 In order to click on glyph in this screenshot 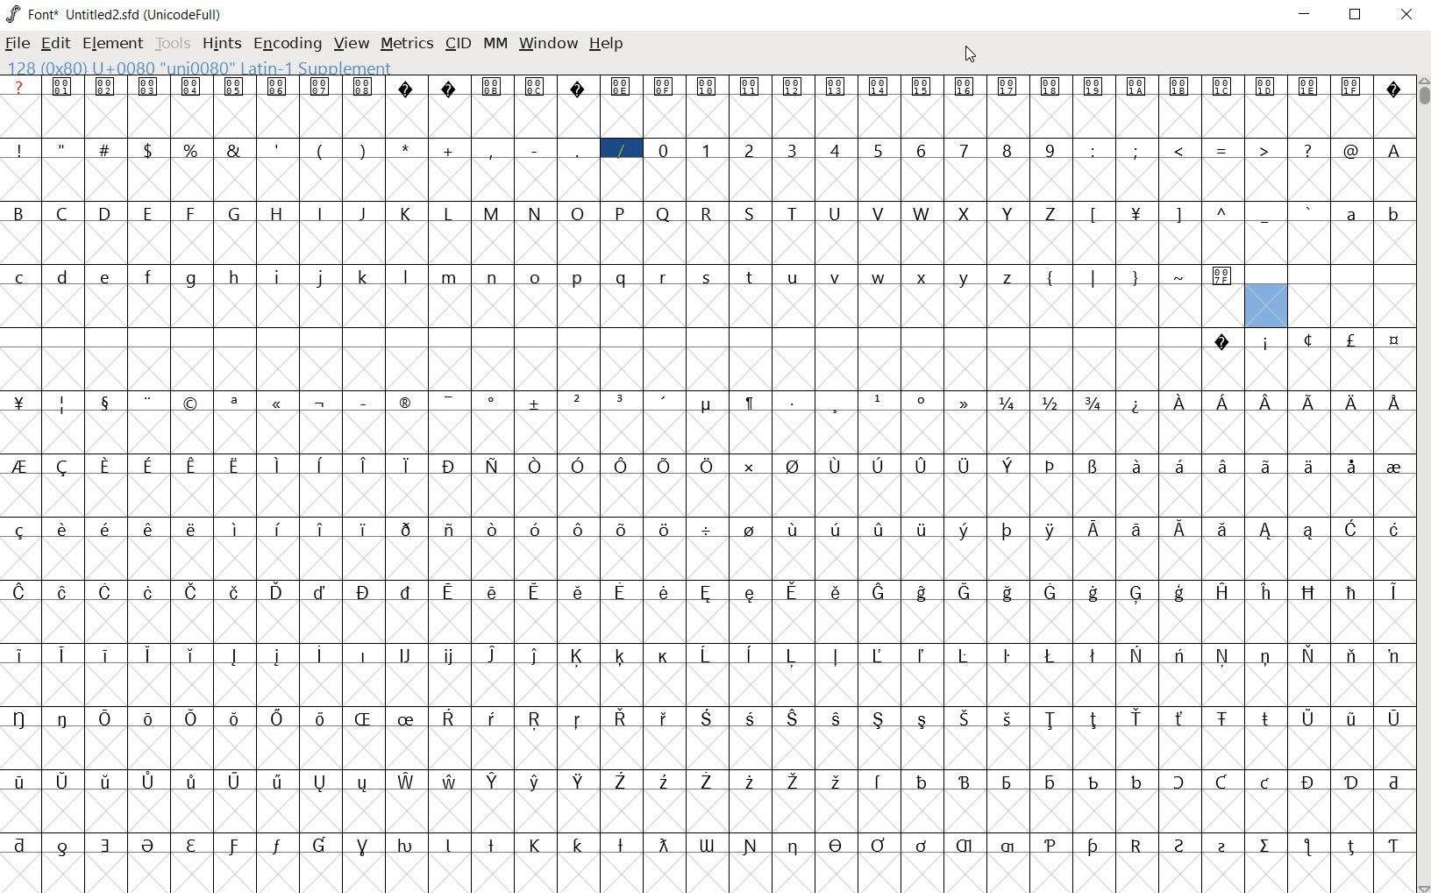, I will do `click(147, 467)`.